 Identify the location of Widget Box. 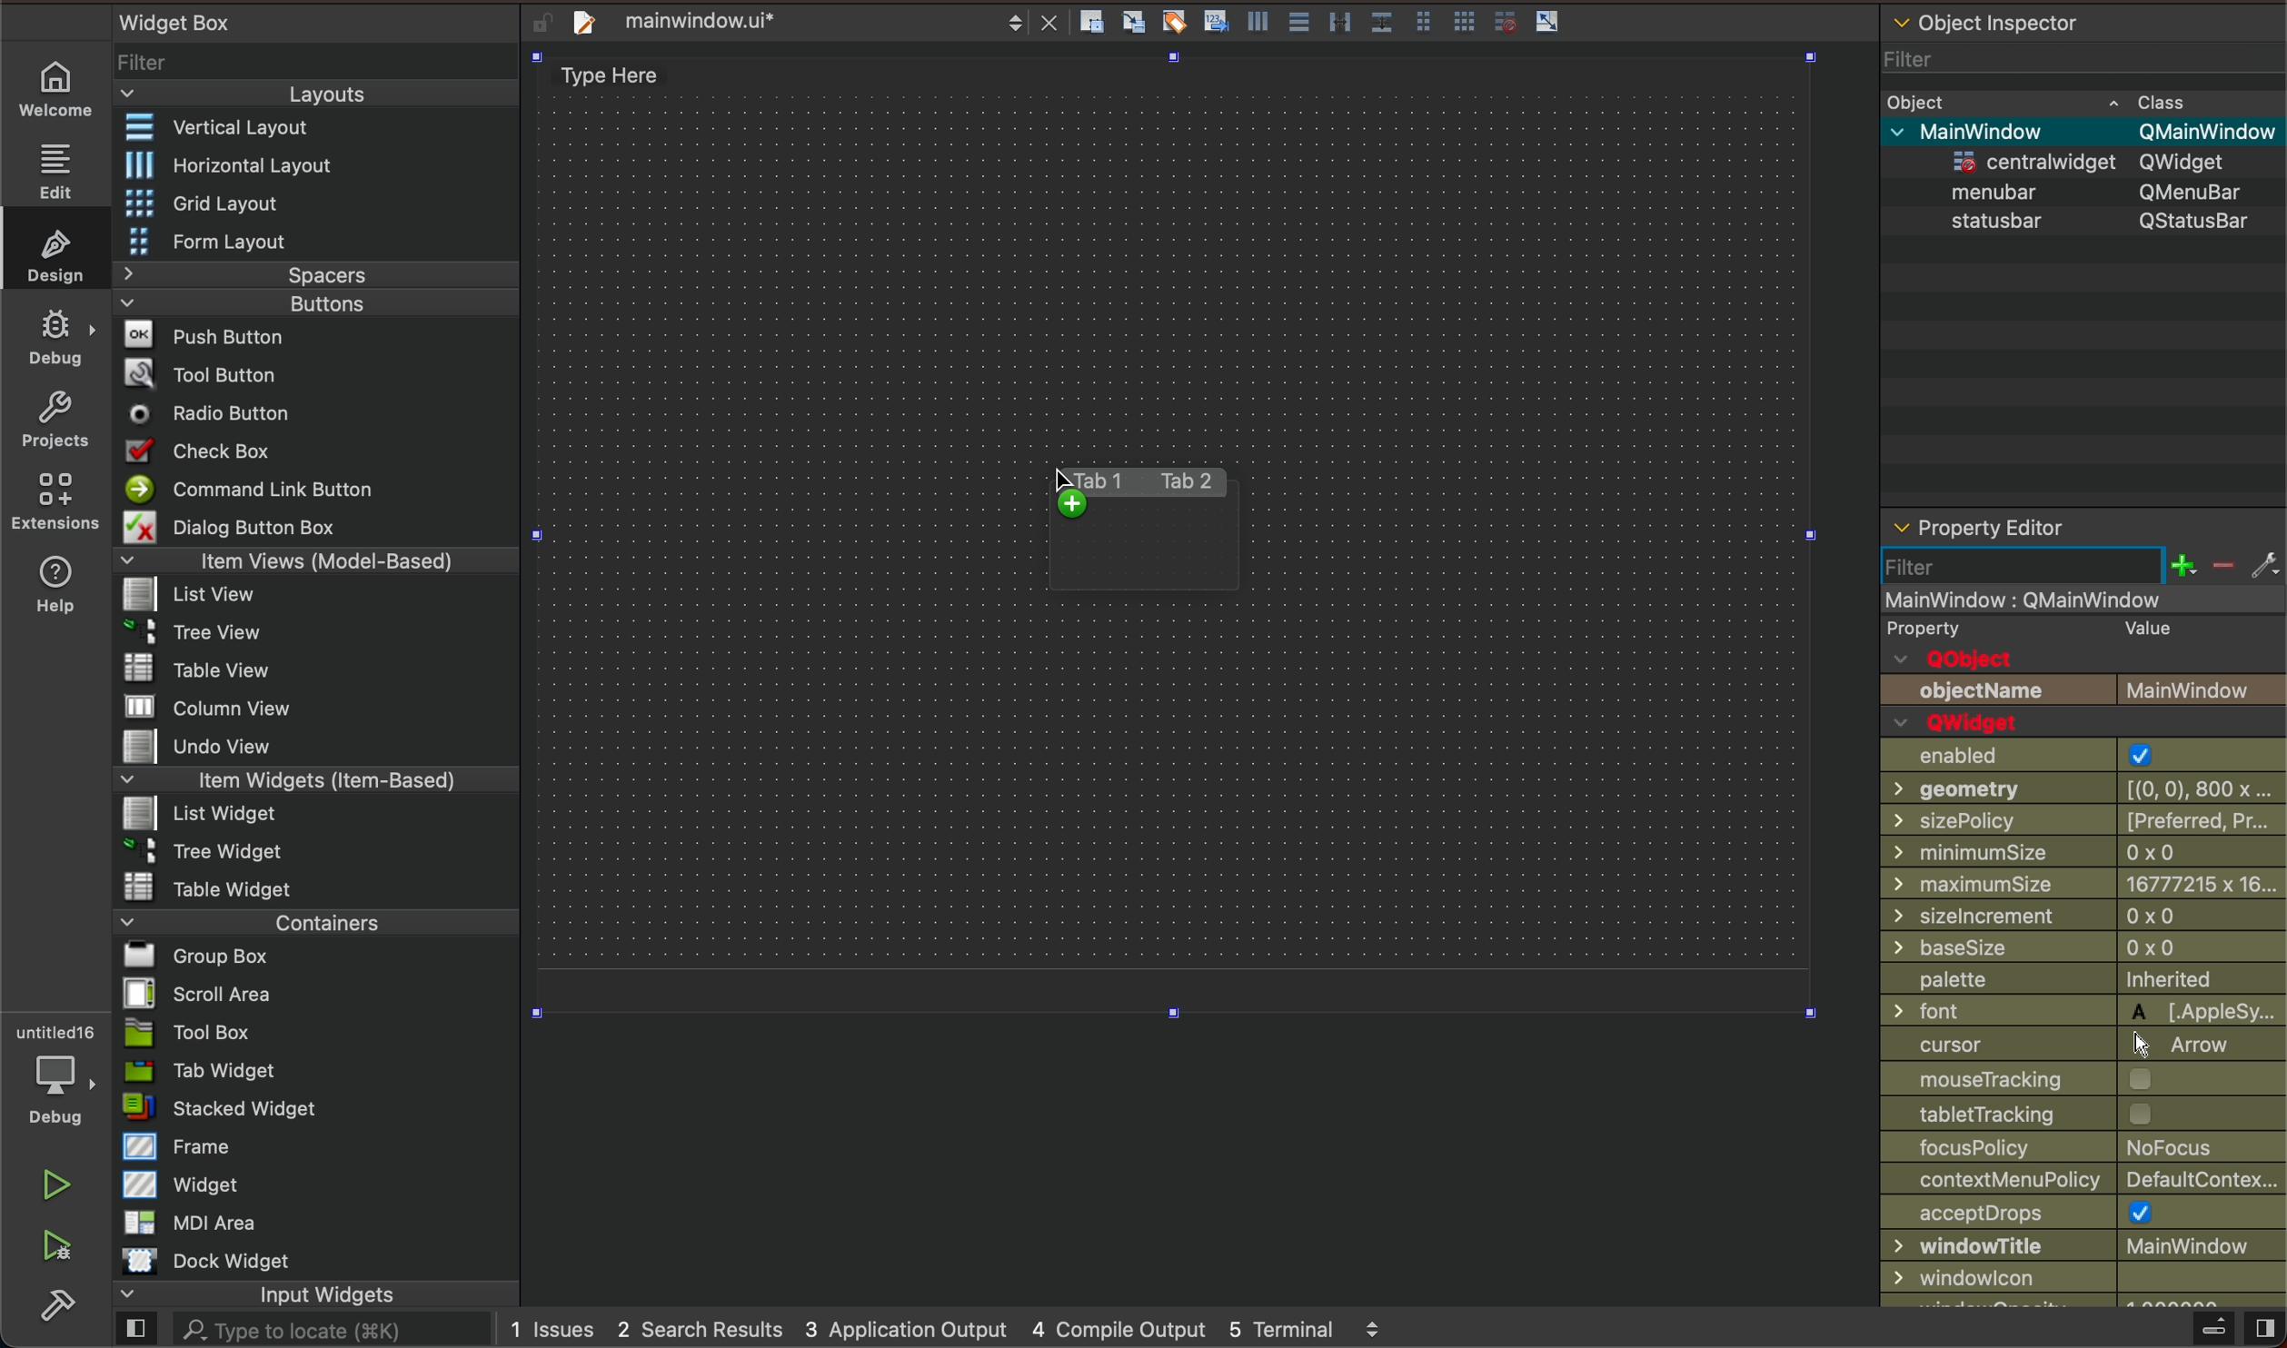
(169, 23).